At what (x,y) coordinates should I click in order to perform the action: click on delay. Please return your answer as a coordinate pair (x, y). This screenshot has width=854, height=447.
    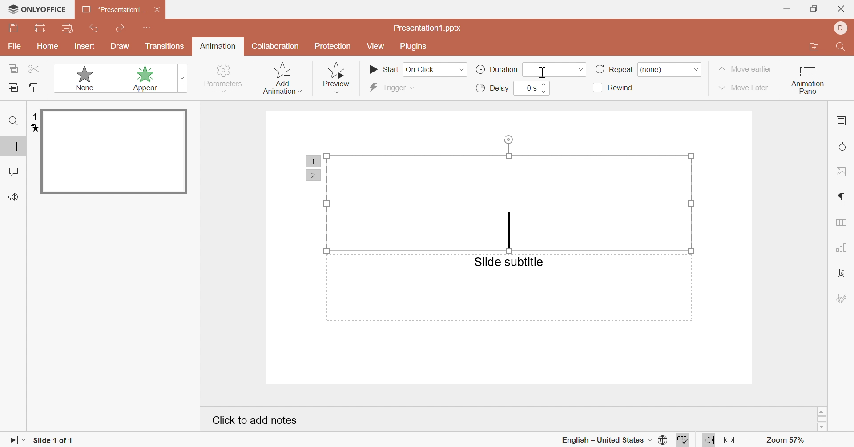
    Looking at the image, I should click on (493, 88).